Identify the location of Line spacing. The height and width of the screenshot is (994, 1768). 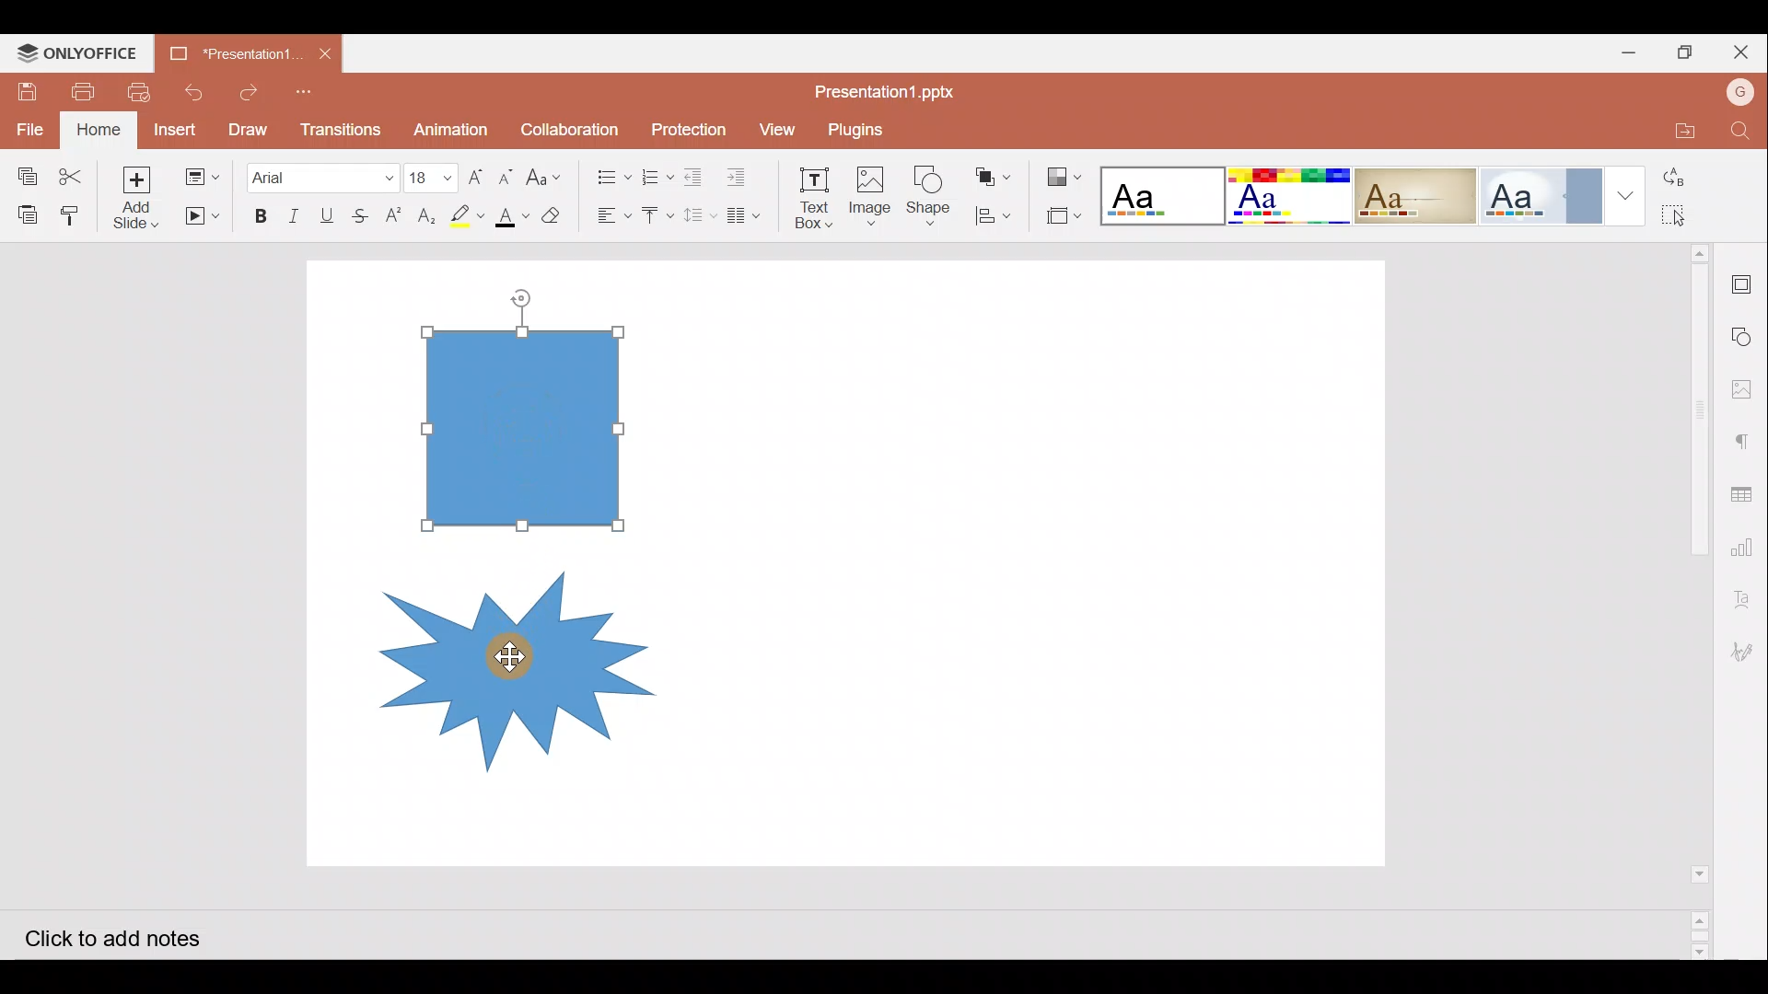
(700, 216).